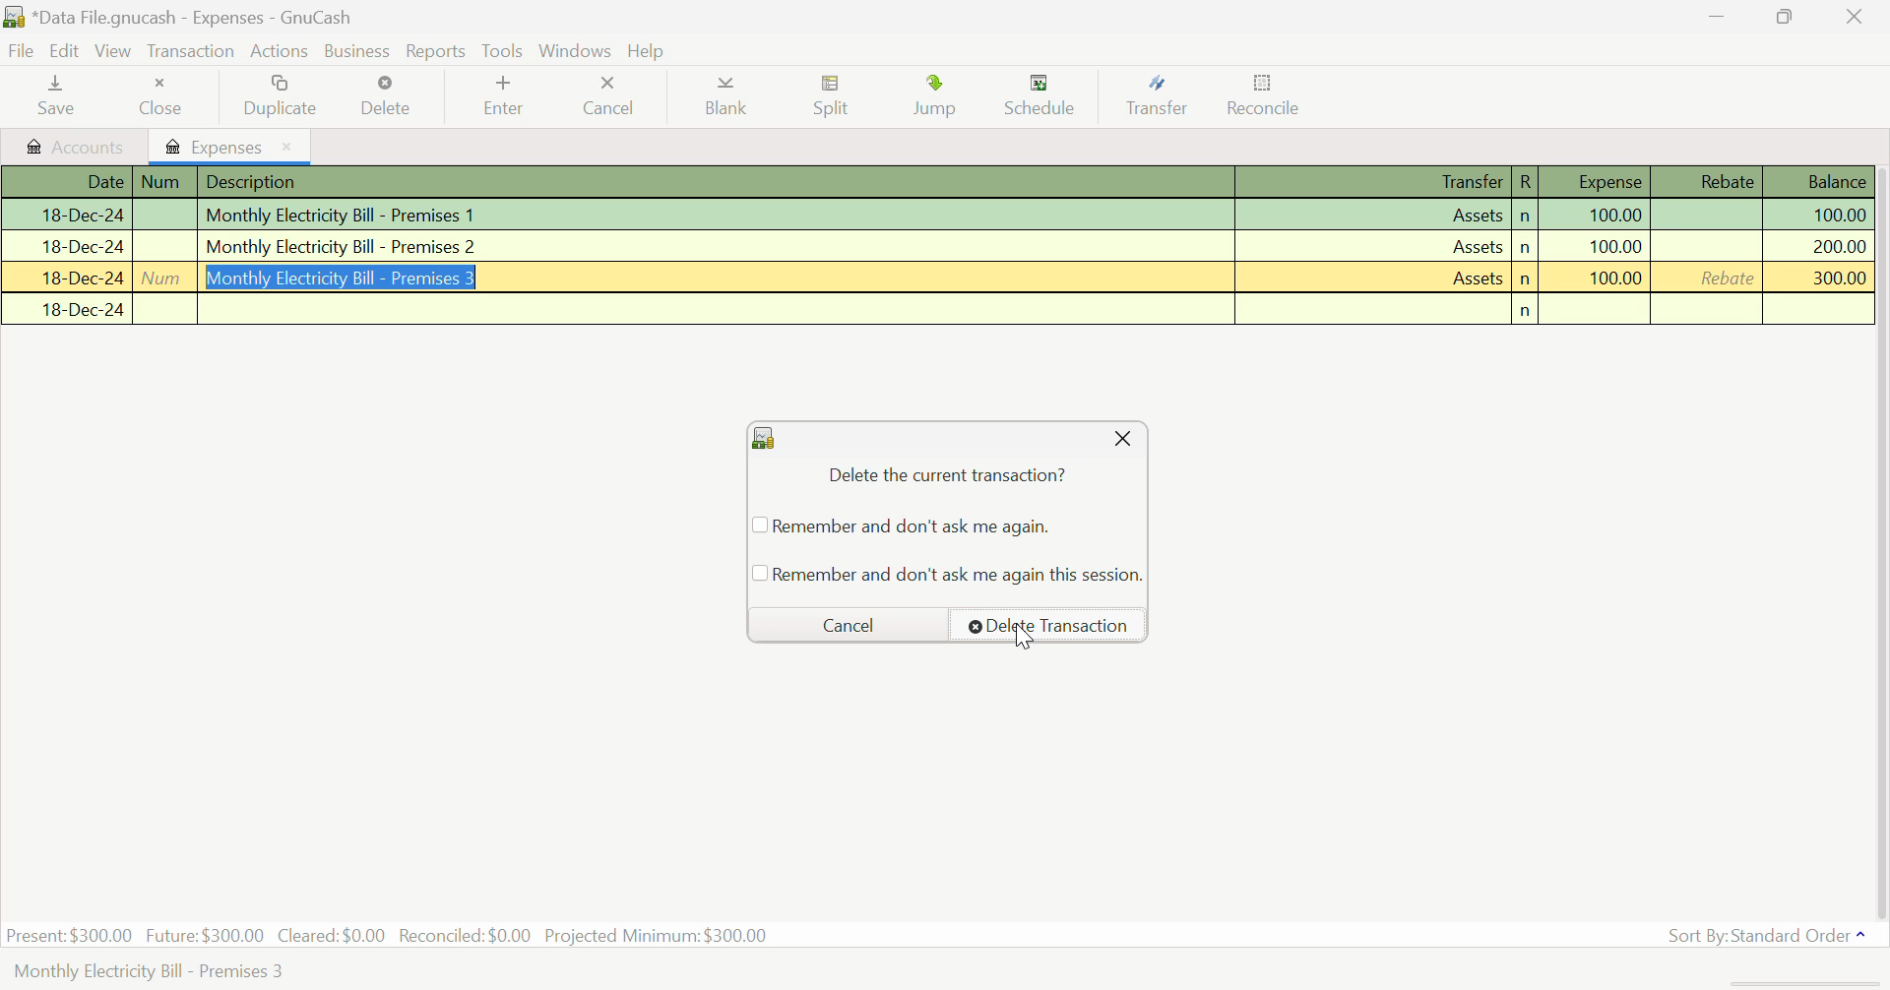 The width and height of the screenshot is (1890, 990). Describe the element at coordinates (575, 50) in the screenshot. I see `Windows` at that location.